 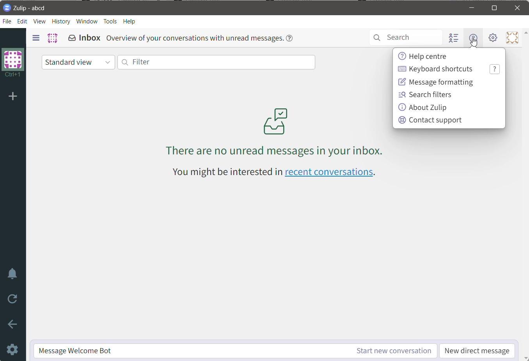 I want to click on View, so click(x=40, y=22).